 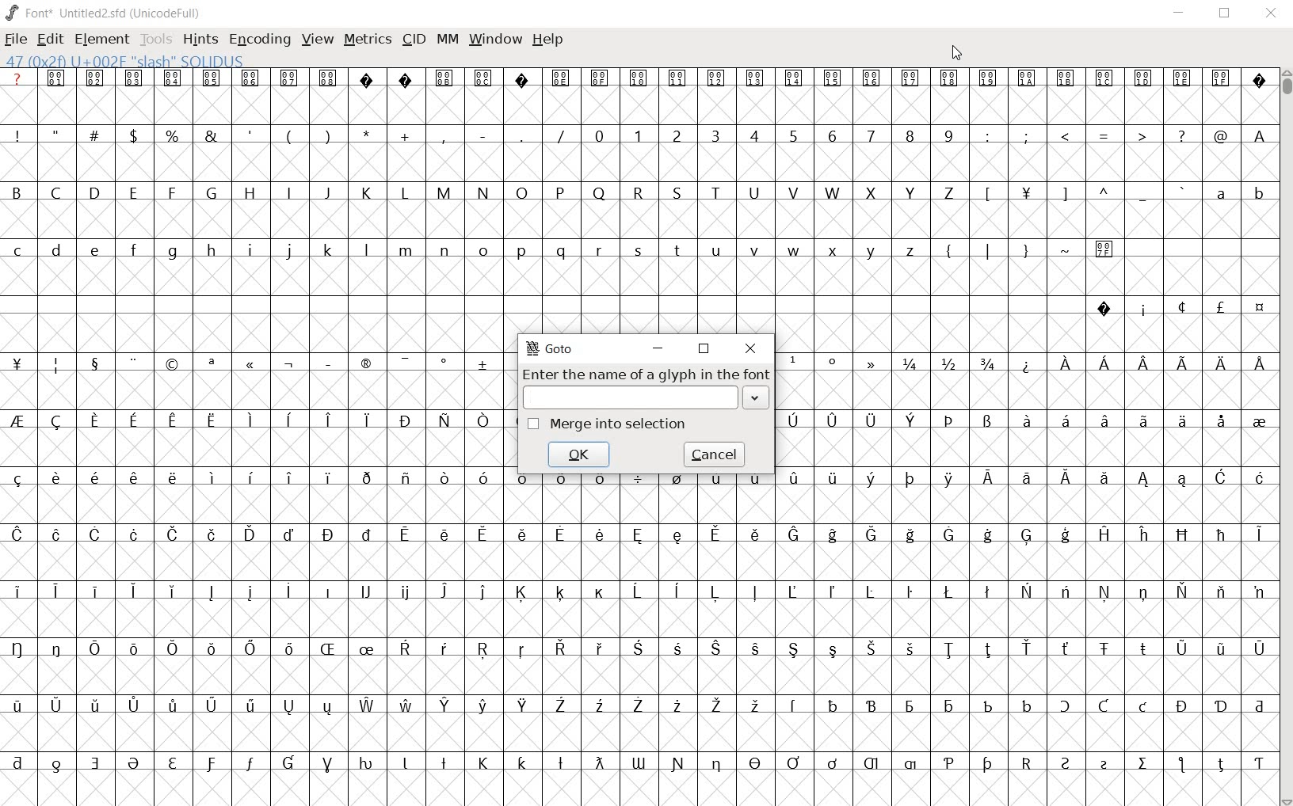 What do you see at coordinates (446, 39) in the screenshot?
I see `MM` at bounding box center [446, 39].